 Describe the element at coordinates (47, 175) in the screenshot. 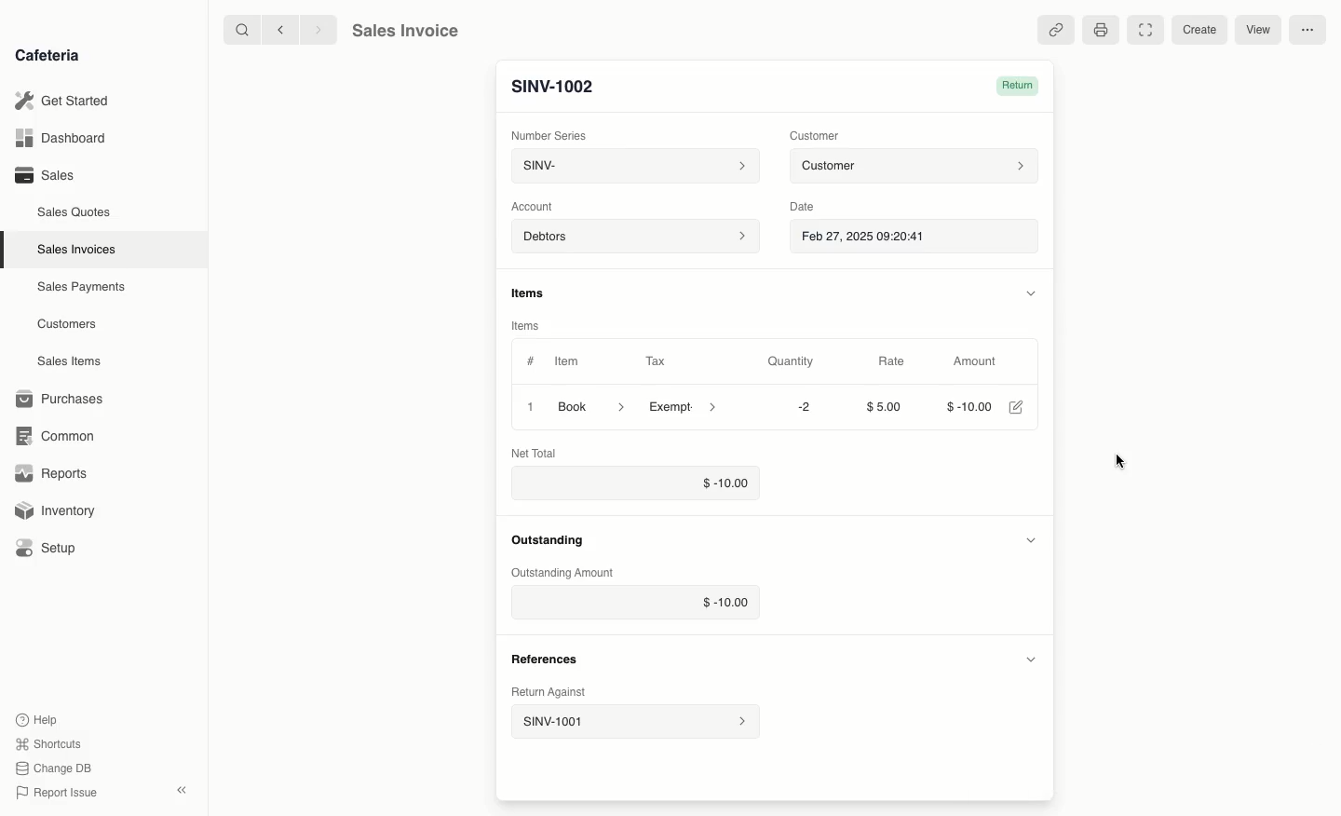

I see `Sales` at that location.